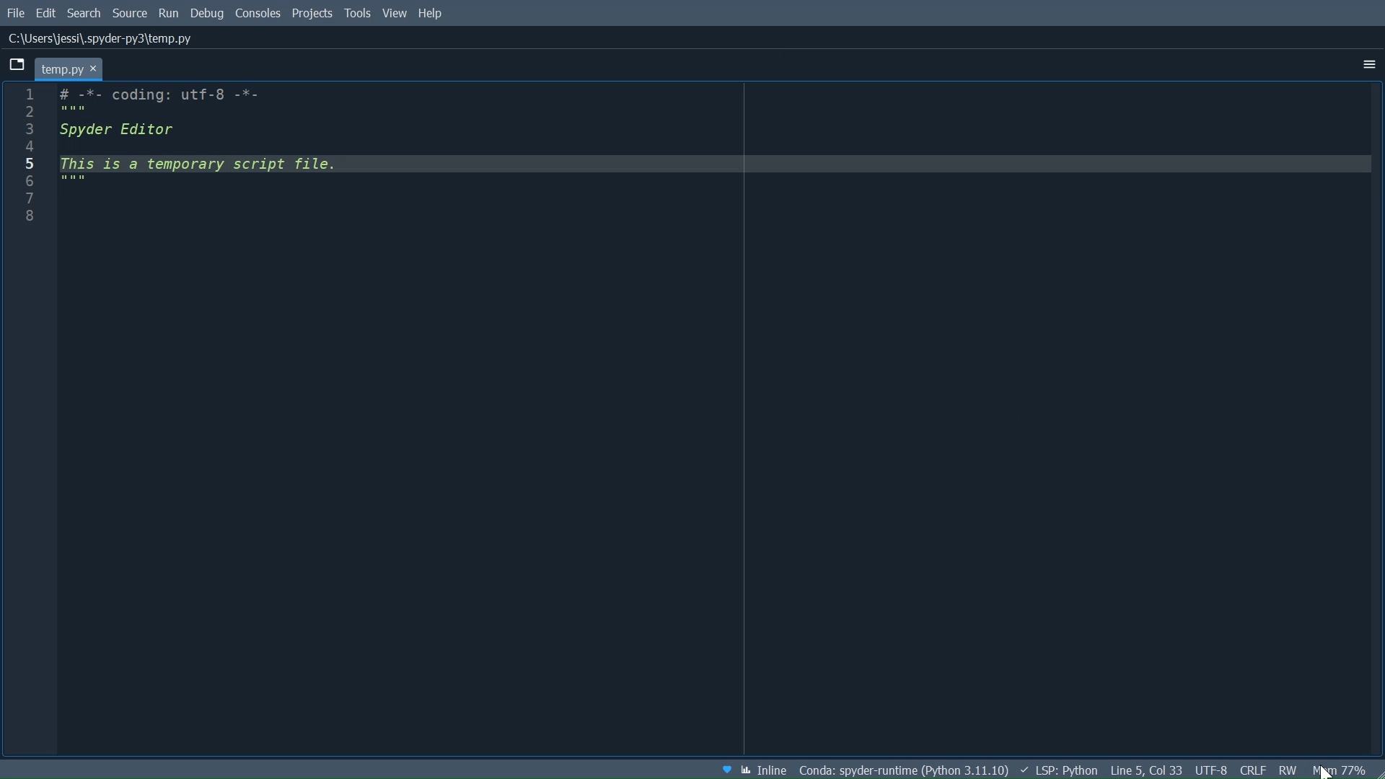  I want to click on # -*- coding: utf-8 -*- """ Spyder Editor  This is a temporary script file. """, so click(715, 422).